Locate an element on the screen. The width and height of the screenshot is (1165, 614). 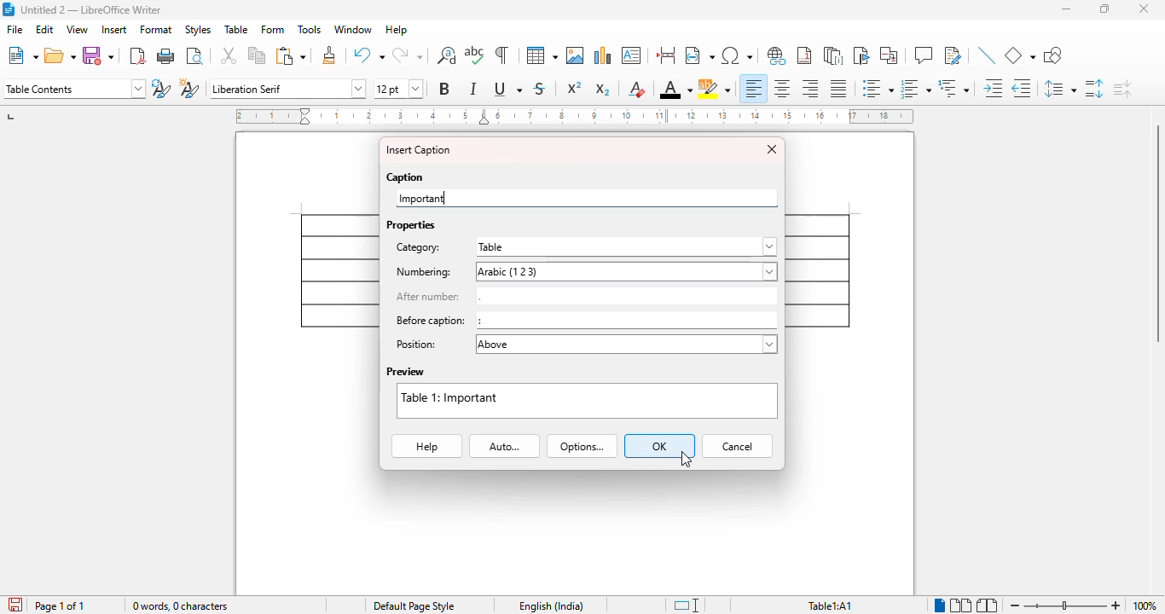
export directly as PDF is located at coordinates (137, 56).